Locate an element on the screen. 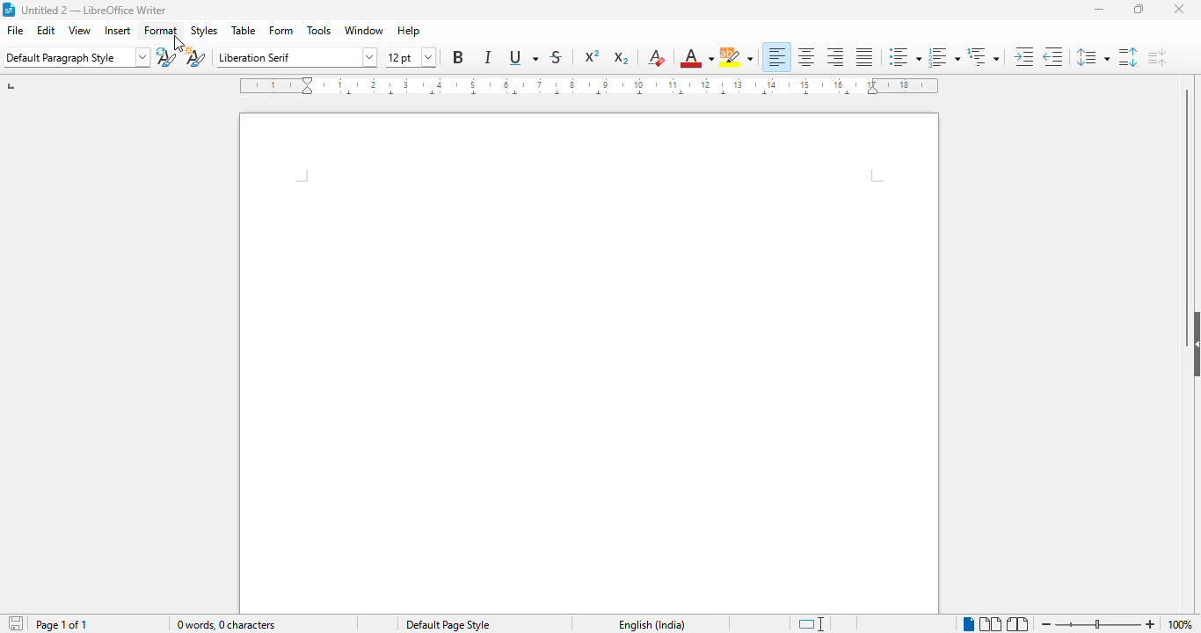 This screenshot has height=633, width=1201. multi-page view is located at coordinates (990, 623).